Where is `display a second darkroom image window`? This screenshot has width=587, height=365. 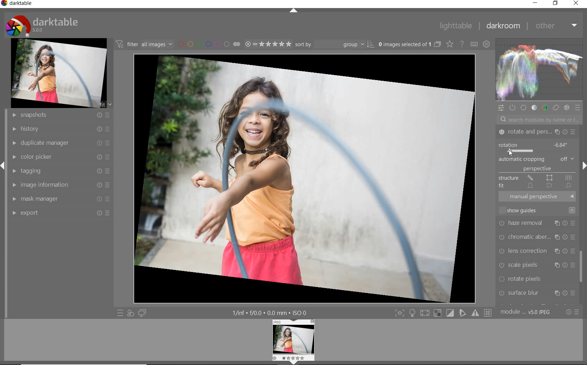 display a second darkroom image window is located at coordinates (142, 313).